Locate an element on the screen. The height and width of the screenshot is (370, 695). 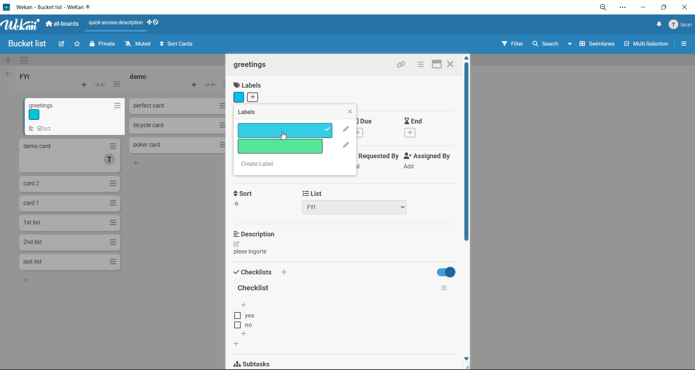
collapse is located at coordinates (101, 84).